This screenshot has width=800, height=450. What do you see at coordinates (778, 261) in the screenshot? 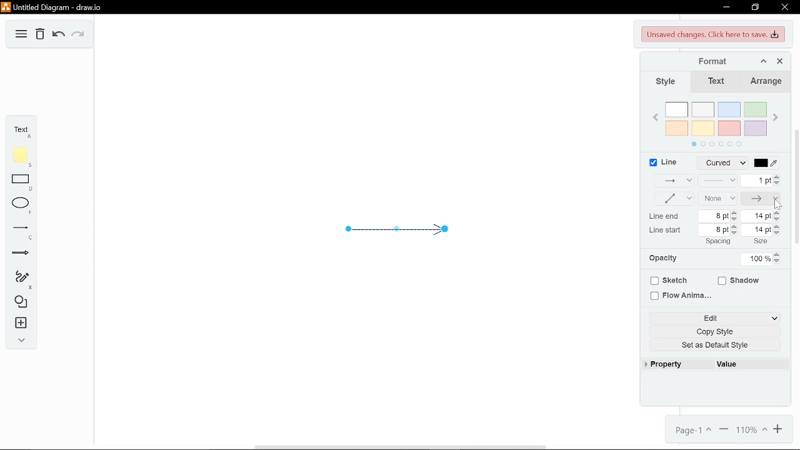
I see `Decrease opacity` at bounding box center [778, 261].